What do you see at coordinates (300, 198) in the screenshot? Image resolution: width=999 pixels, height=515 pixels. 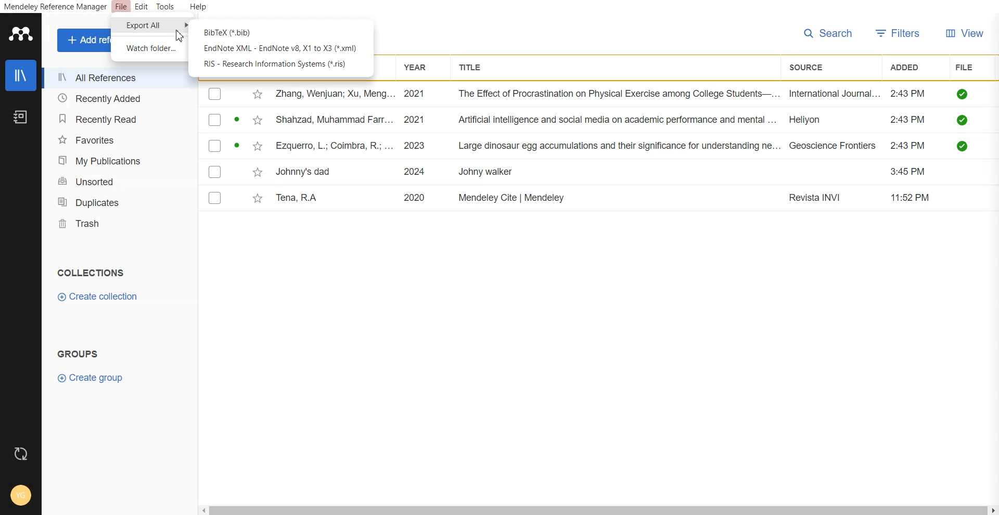 I see `Tena, RA` at bounding box center [300, 198].